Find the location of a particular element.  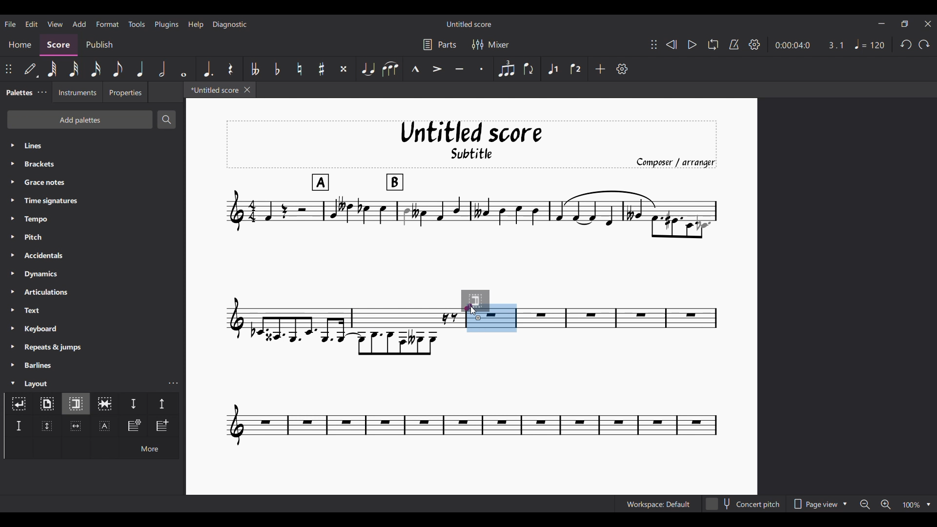

Instruments is located at coordinates (77, 92).